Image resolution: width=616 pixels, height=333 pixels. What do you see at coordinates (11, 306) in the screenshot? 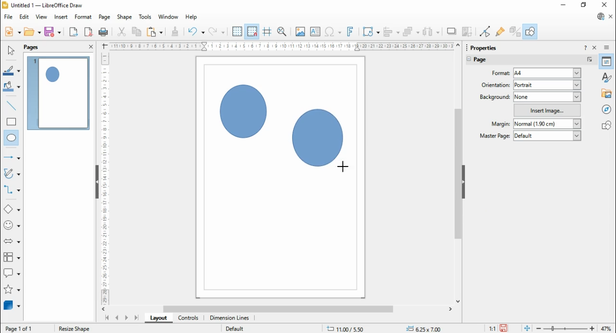
I see `3D Objects` at bounding box center [11, 306].